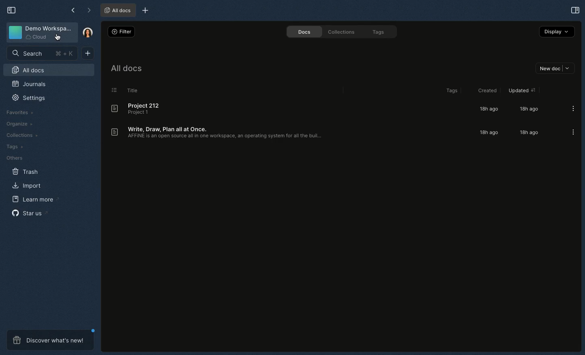 Image resolution: width=585 pixels, height=355 pixels. I want to click on Open right panel, so click(575, 10).